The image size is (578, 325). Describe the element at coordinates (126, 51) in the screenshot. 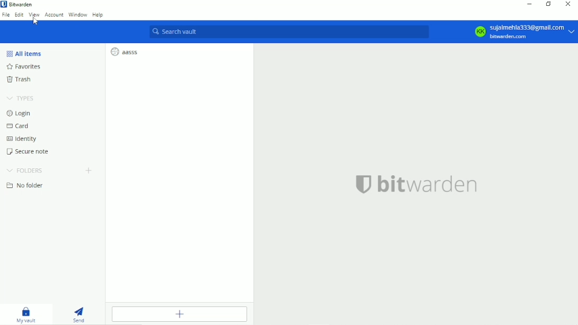

I see `aasss login entry` at that location.